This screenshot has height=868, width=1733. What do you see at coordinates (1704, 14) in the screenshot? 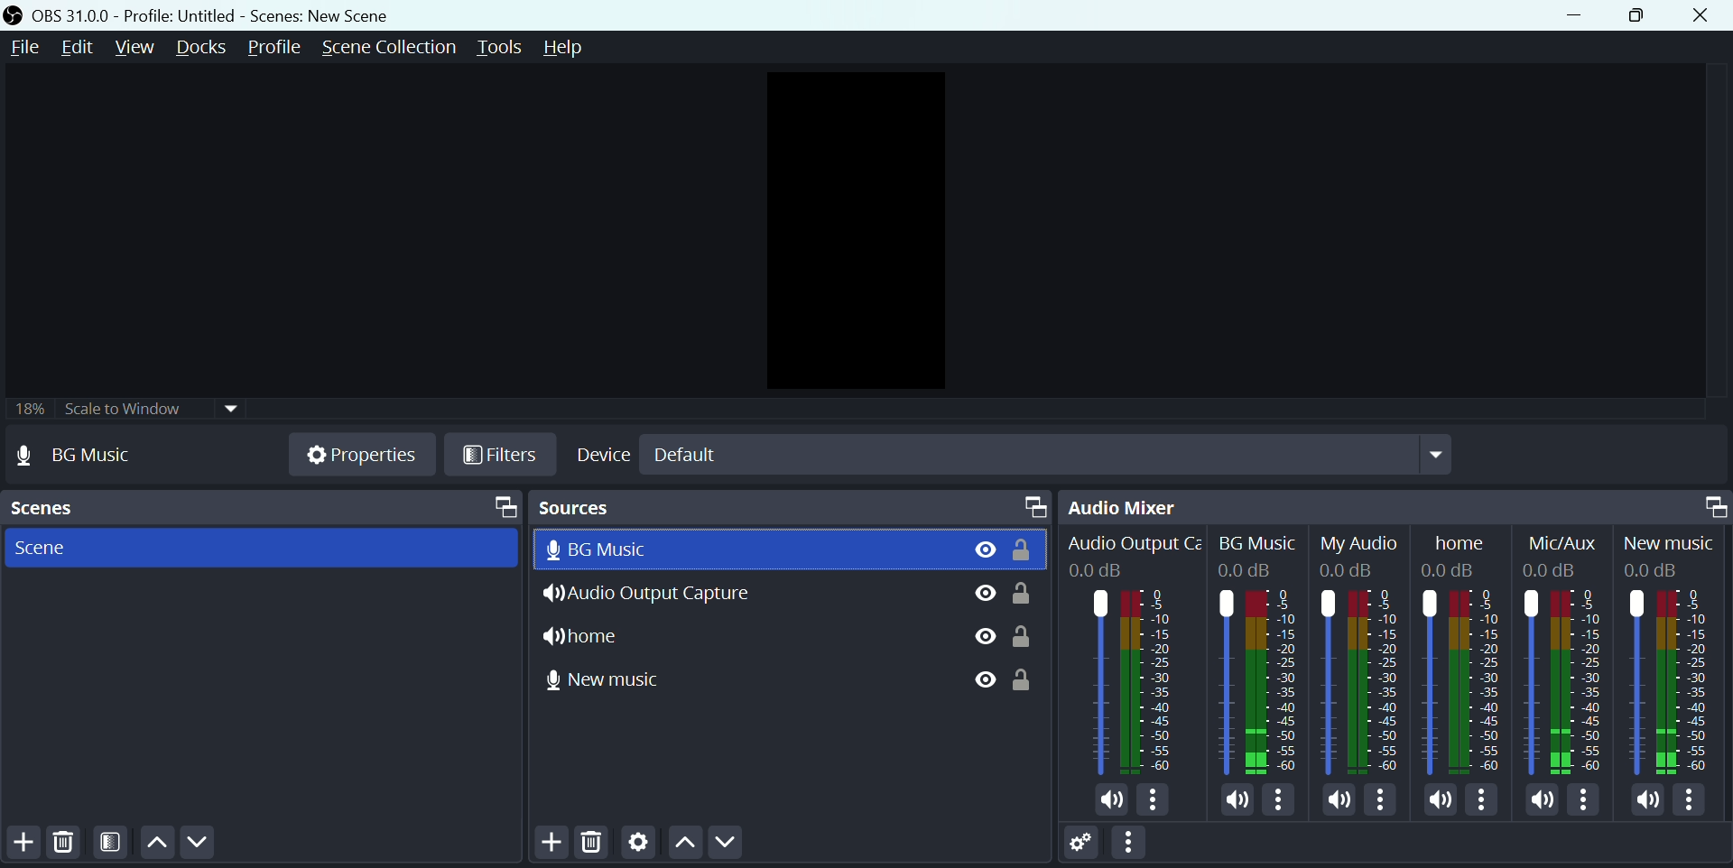
I see `close` at bounding box center [1704, 14].